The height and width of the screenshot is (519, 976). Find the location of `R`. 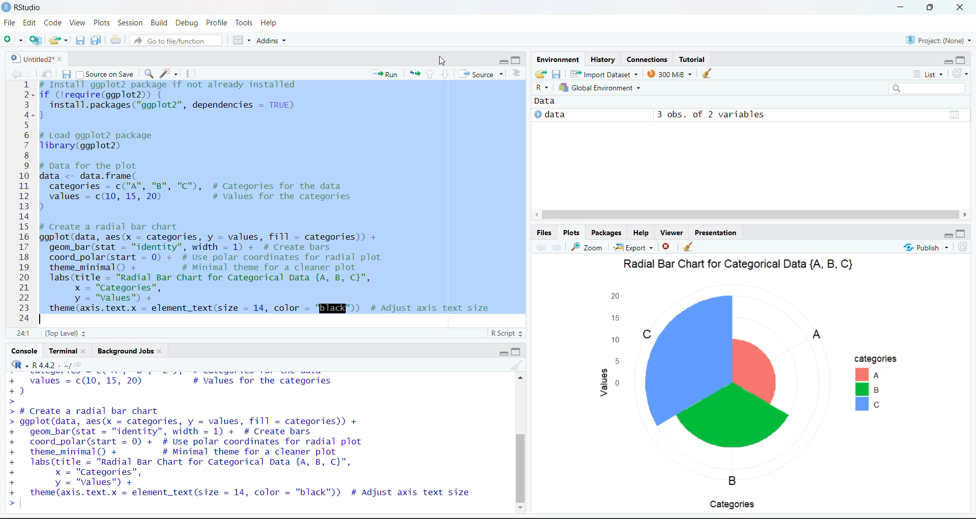

R is located at coordinates (541, 88).